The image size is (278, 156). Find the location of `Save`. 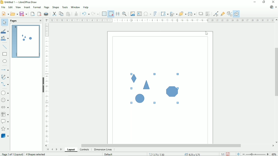

Save is located at coordinates (23, 14).